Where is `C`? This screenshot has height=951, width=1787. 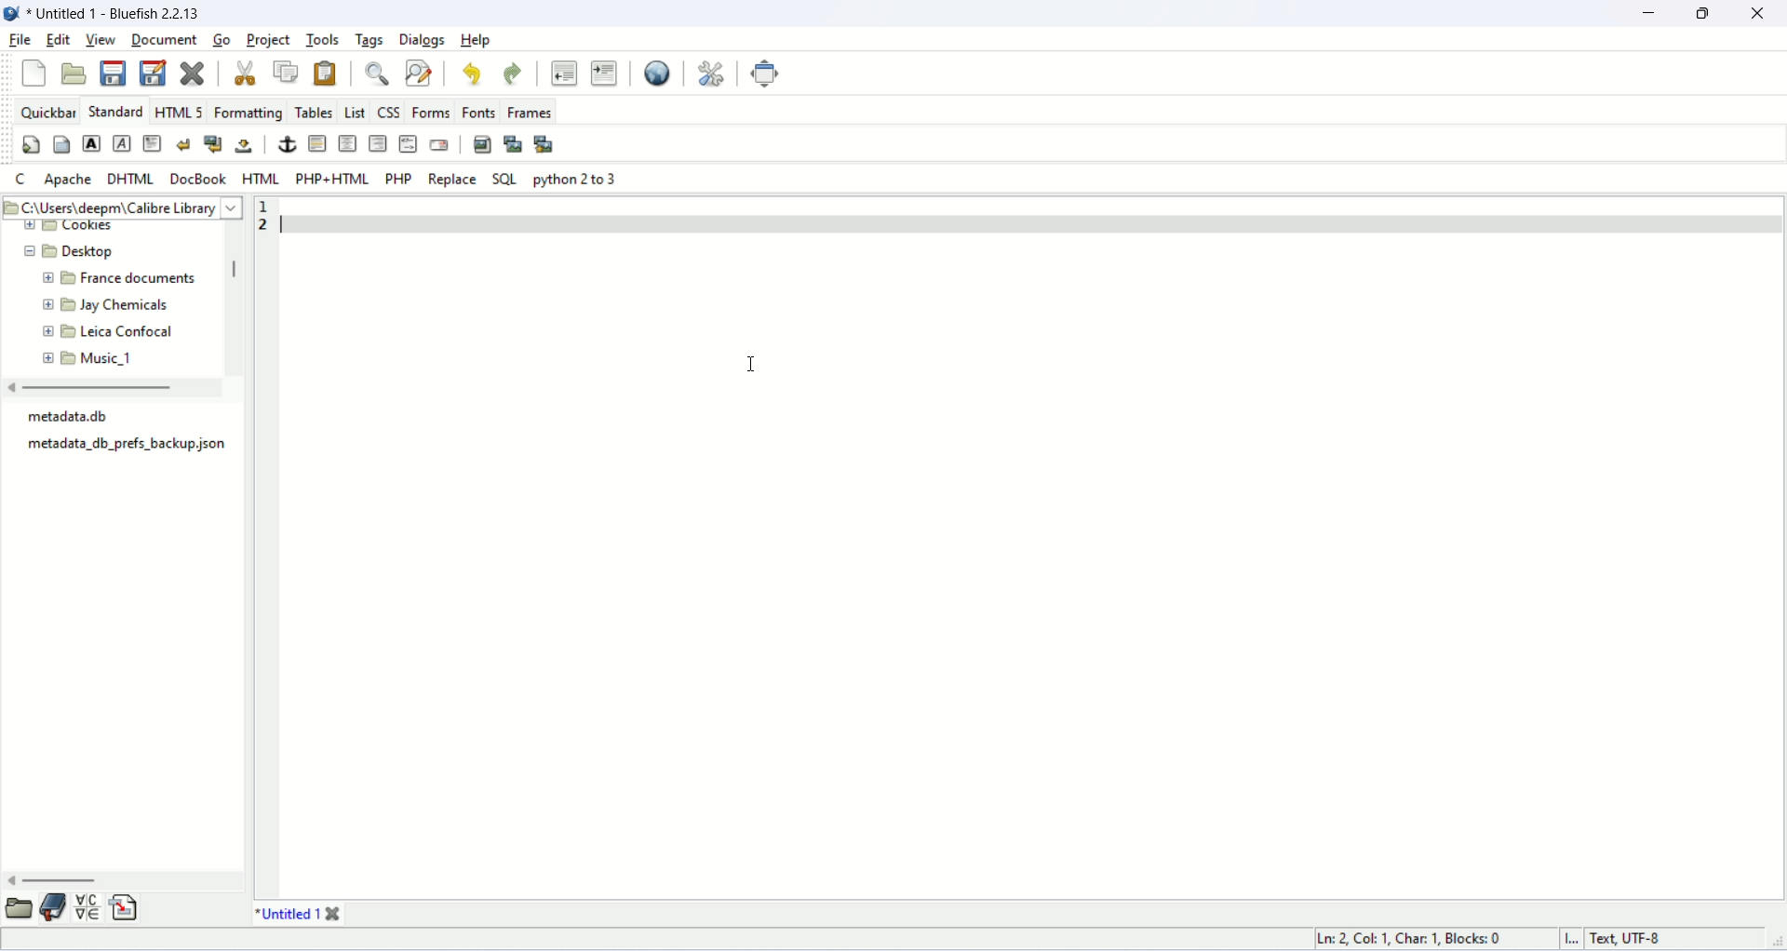
C is located at coordinates (20, 178).